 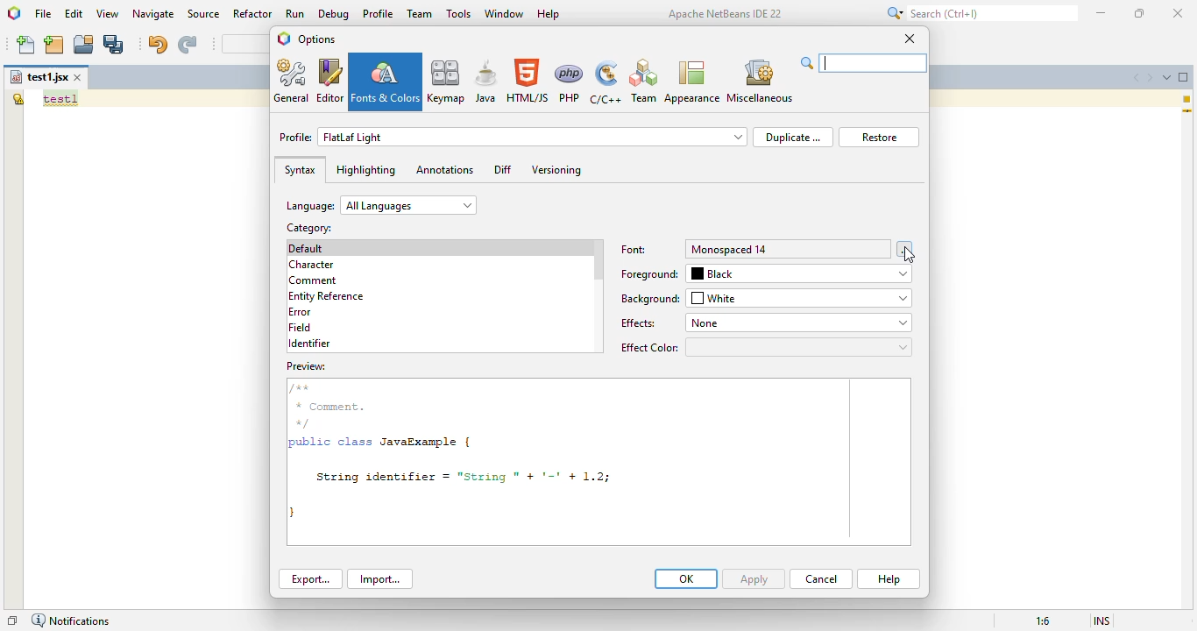 I want to click on import, so click(x=381, y=579).